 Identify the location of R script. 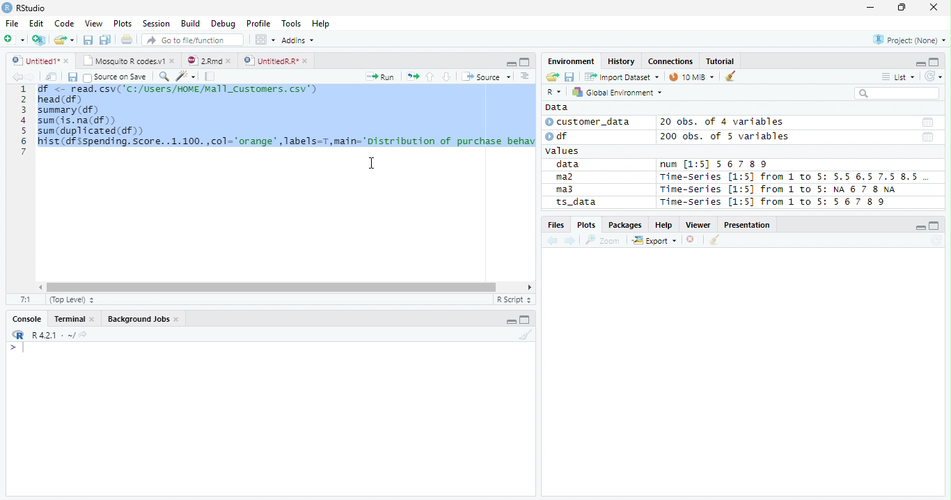
(513, 299).